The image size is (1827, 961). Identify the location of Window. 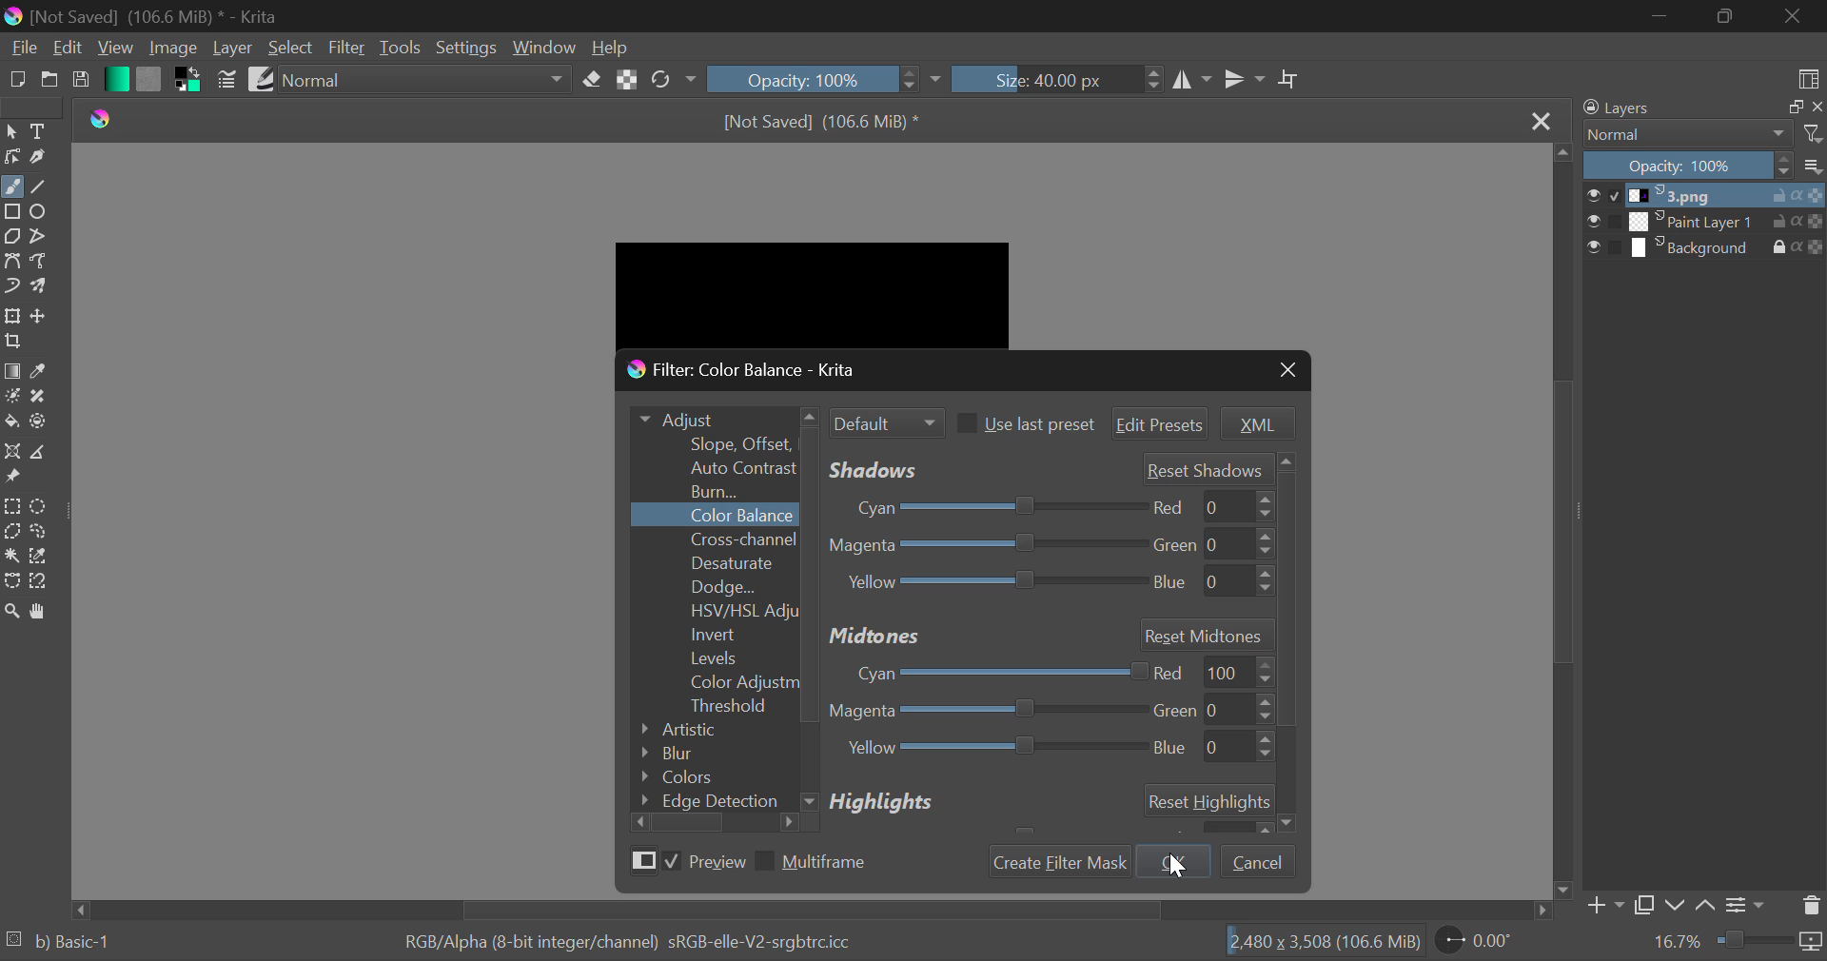
(544, 48).